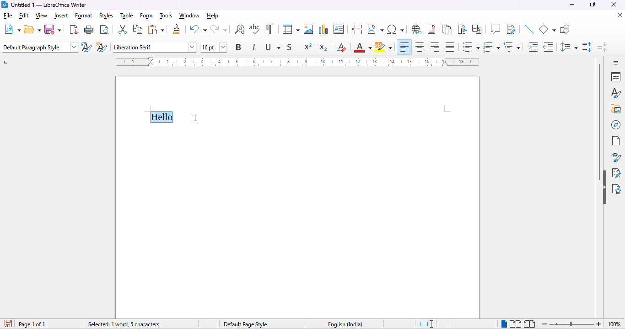 Image resolution: width=625 pixels, height=329 pixels. What do you see at coordinates (604, 187) in the screenshot?
I see `hide` at bounding box center [604, 187].